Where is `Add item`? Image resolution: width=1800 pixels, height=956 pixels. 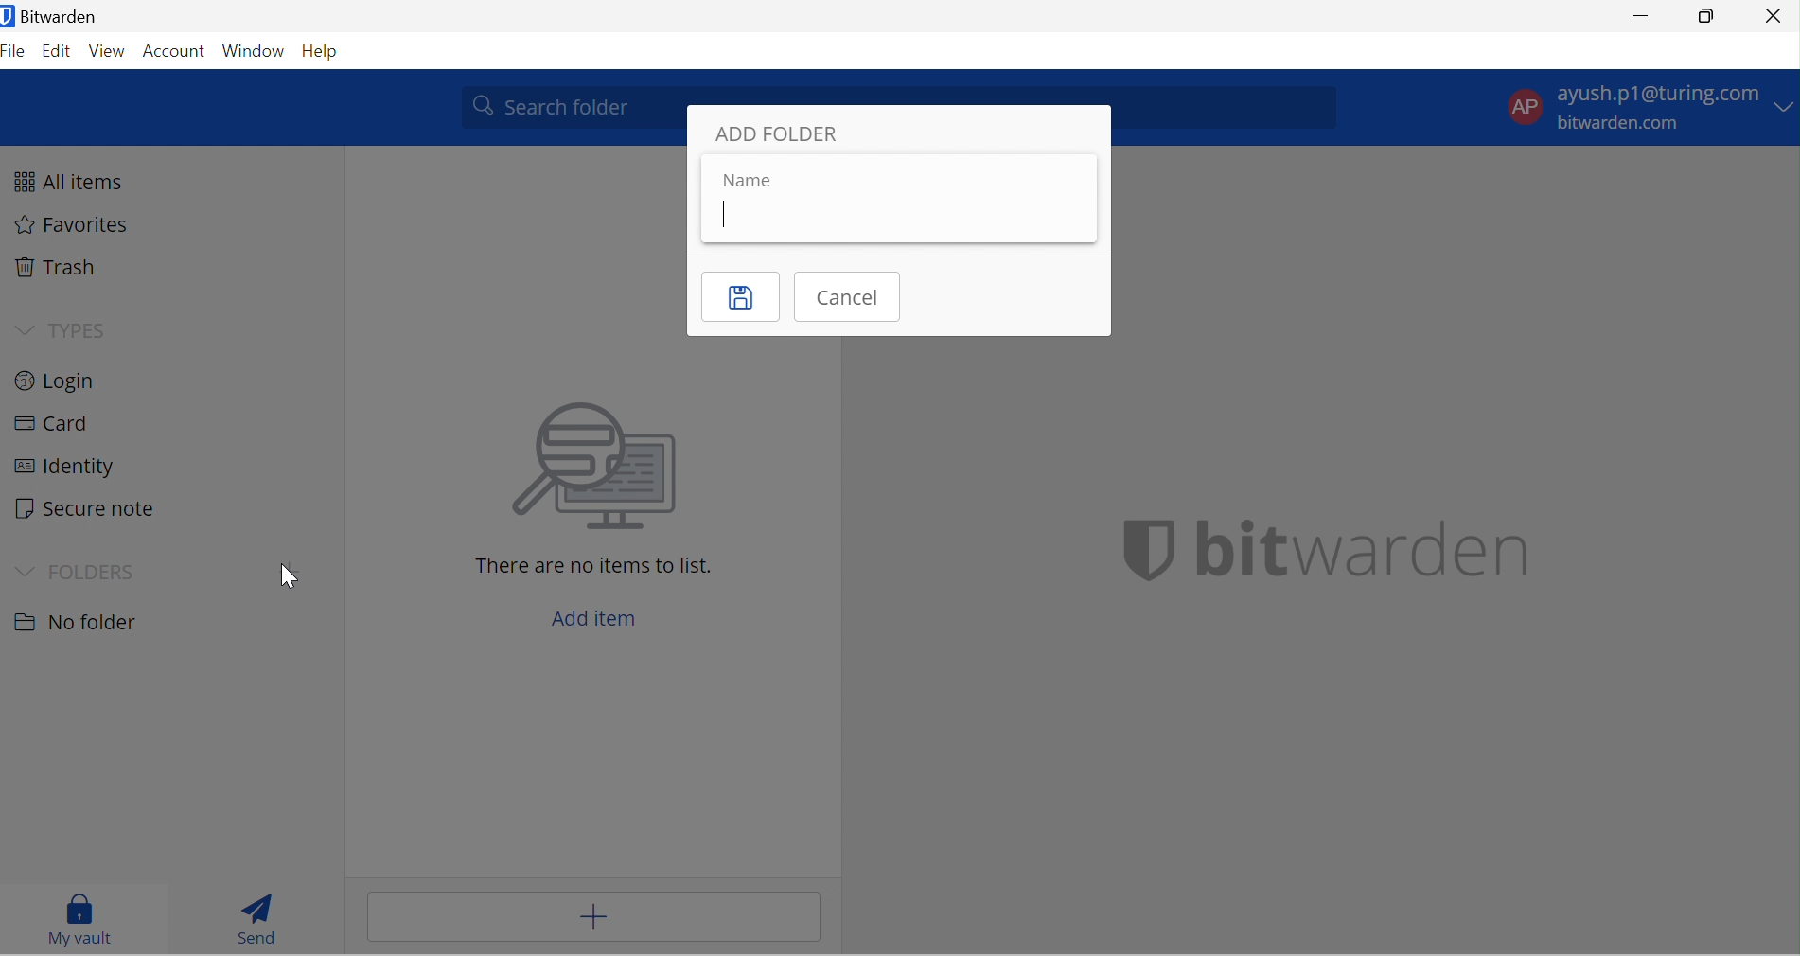 Add item is located at coordinates (592, 918).